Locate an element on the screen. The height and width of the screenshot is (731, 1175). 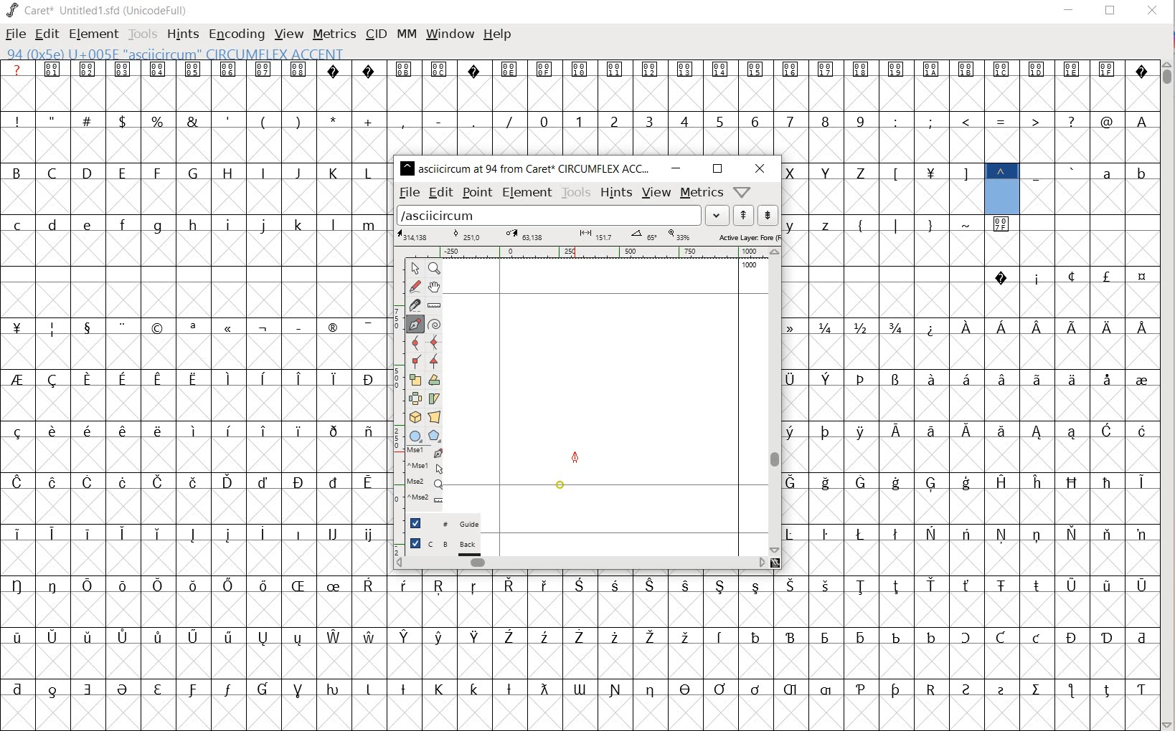
draw a freehand curve is located at coordinates (415, 286).